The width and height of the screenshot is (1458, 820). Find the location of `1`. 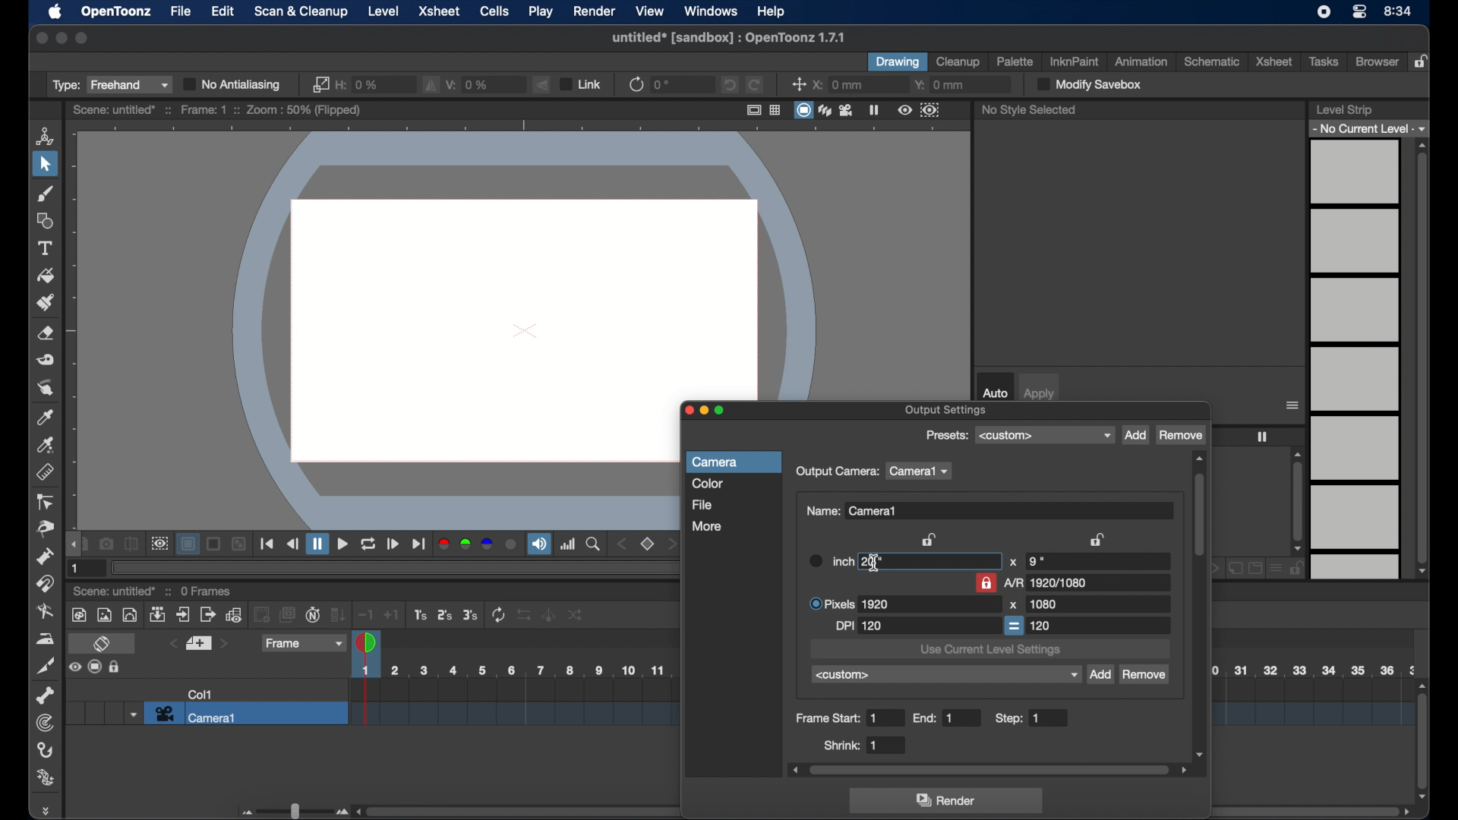

1 is located at coordinates (77, 569).